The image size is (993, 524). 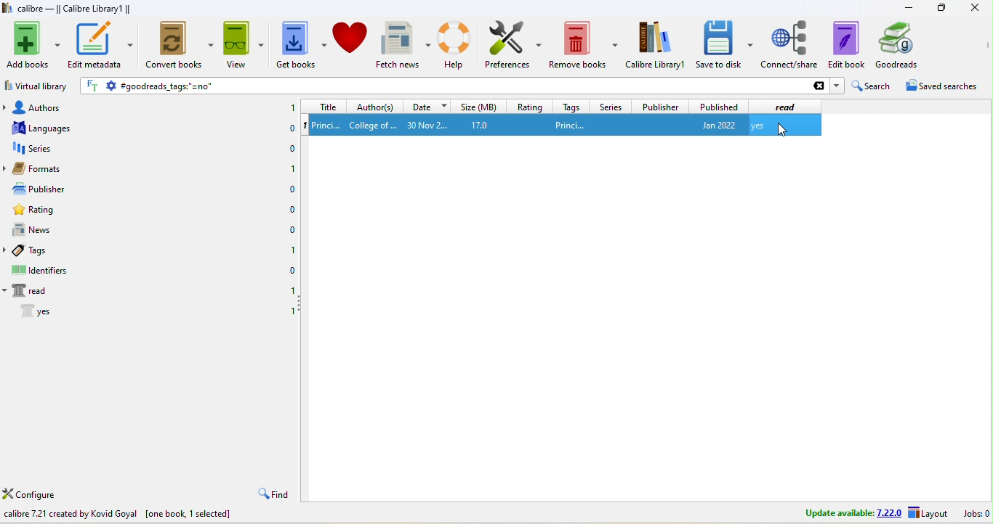 I want to click on settings, so click(x=110, y=86).